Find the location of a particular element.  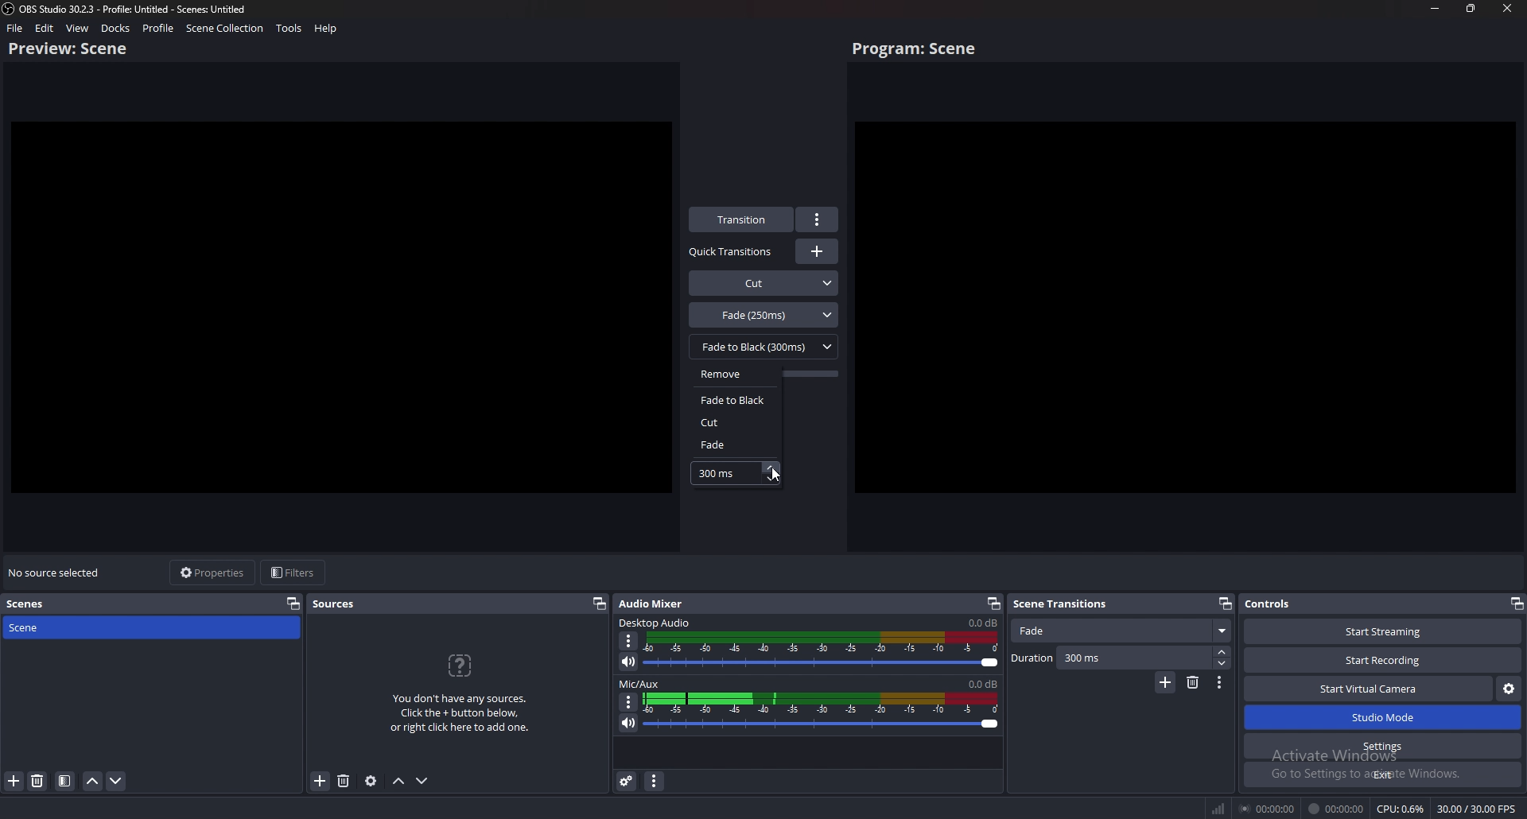

remove is located at coordinates (736, 374).